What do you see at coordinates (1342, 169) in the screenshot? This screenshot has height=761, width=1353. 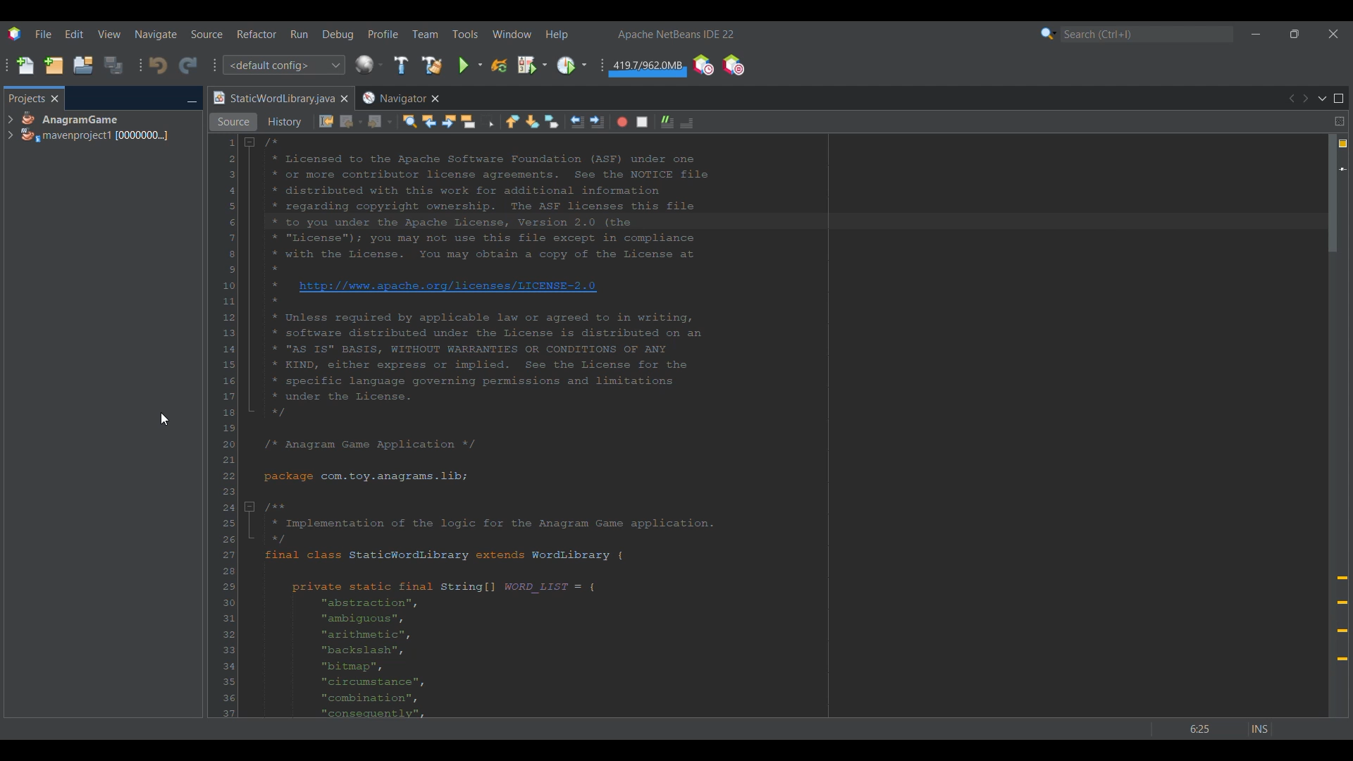 I see `Current line` at bounding box center [1342, 169].